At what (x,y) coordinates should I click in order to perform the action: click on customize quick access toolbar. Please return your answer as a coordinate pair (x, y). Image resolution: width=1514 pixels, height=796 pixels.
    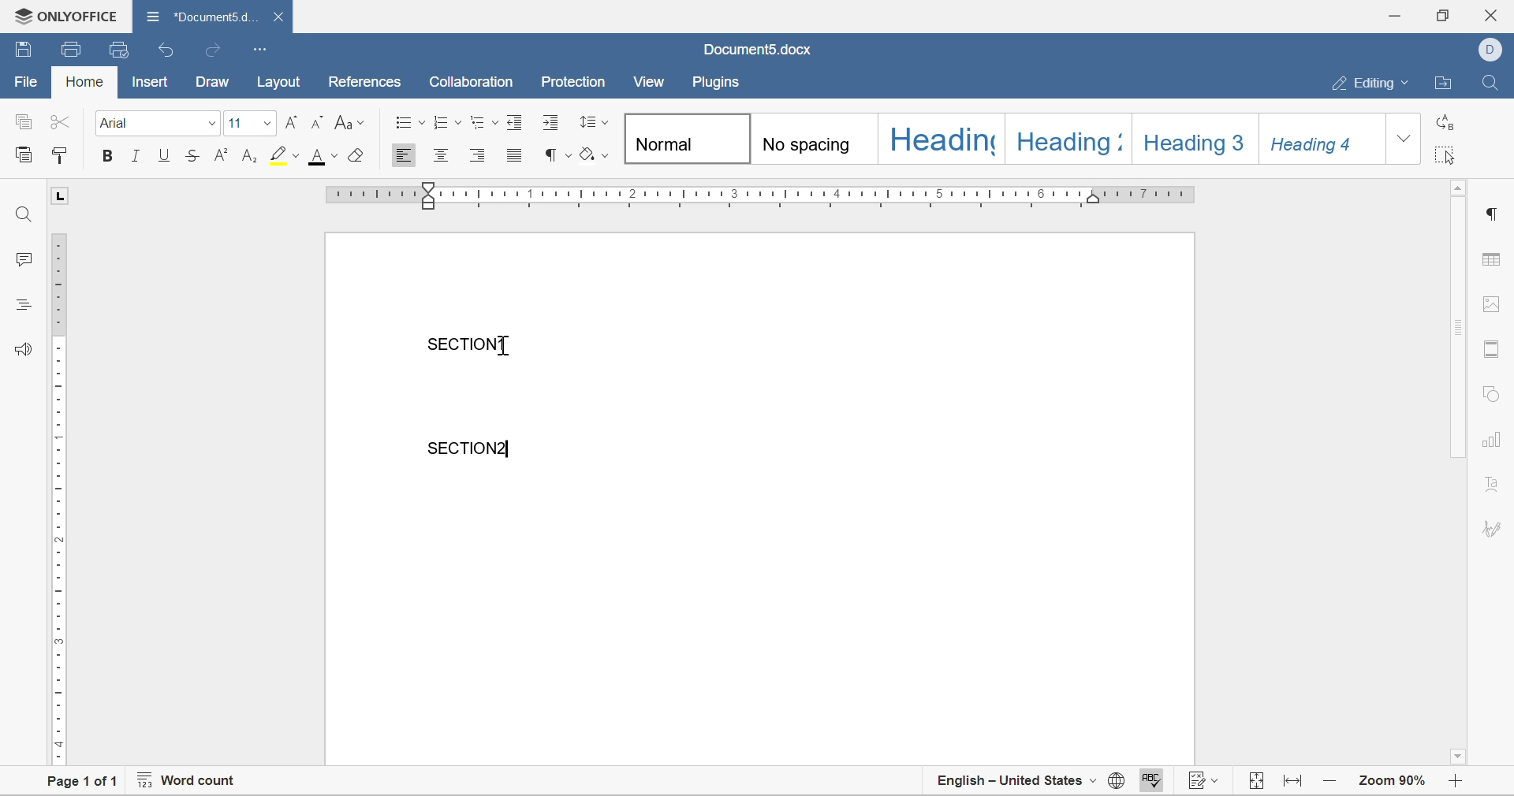
    Looking at the image, I should click on (261, 48).